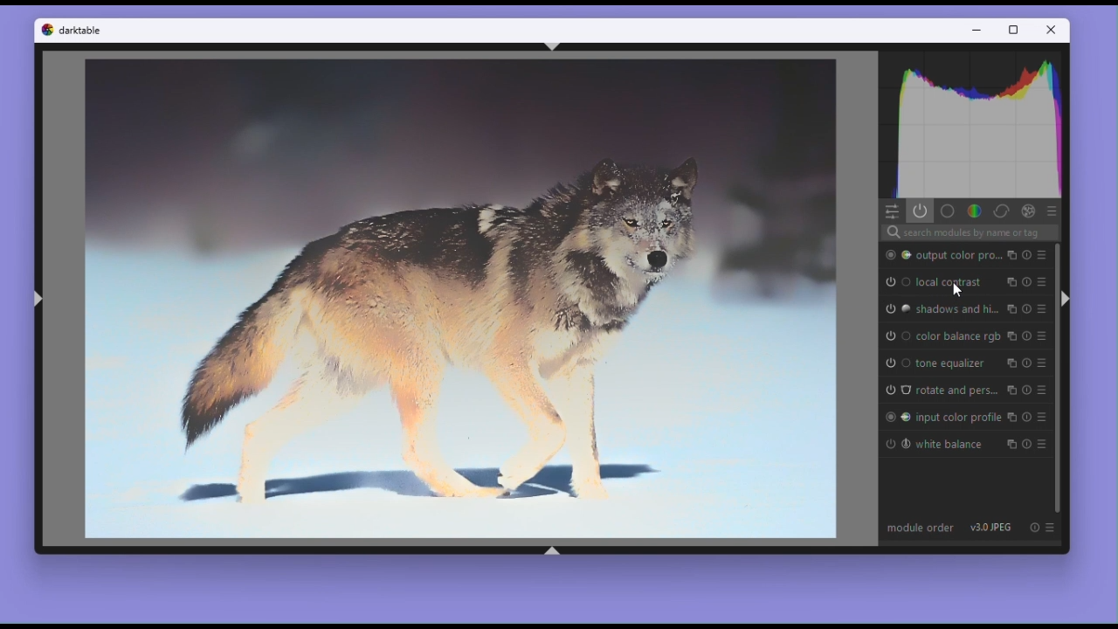 This screenshot has width=1118, height=629. What do you see at coordinates (956, 253) in the screenshot?
I see `Output color profile` at bounding box center [956, 253].